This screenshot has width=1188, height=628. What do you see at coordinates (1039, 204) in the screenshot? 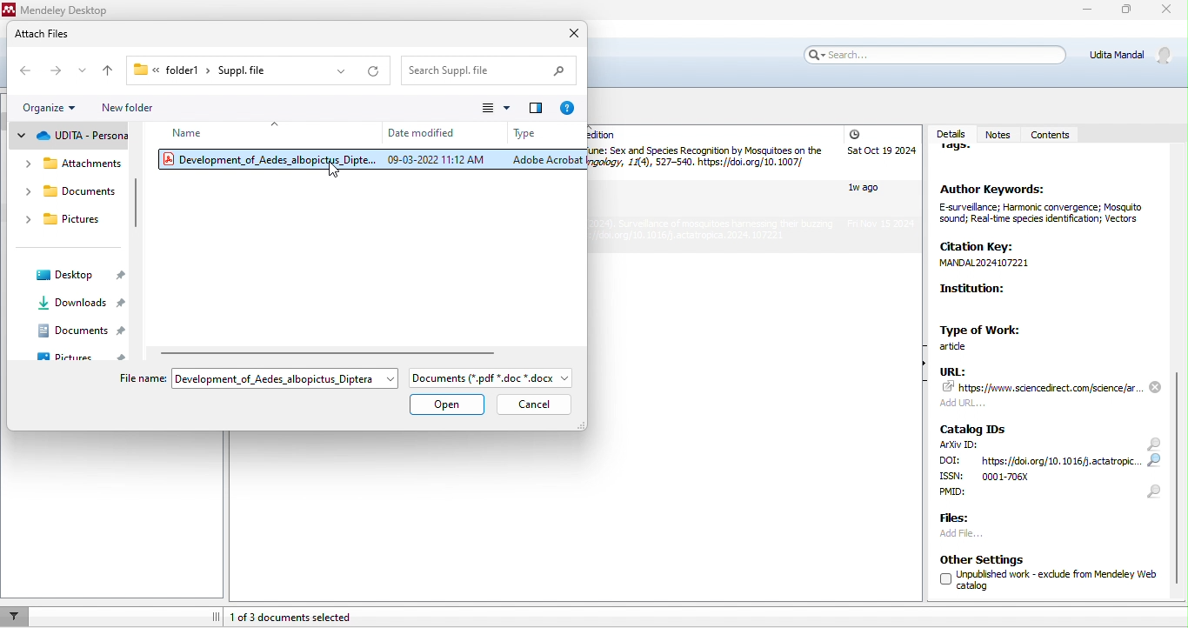
I see `Author Keywords:
E-surveilance; Harmonic convergence; Mosquito
‘sound; Real-time species identification; Vectors` at bounding box center [1039, 204].